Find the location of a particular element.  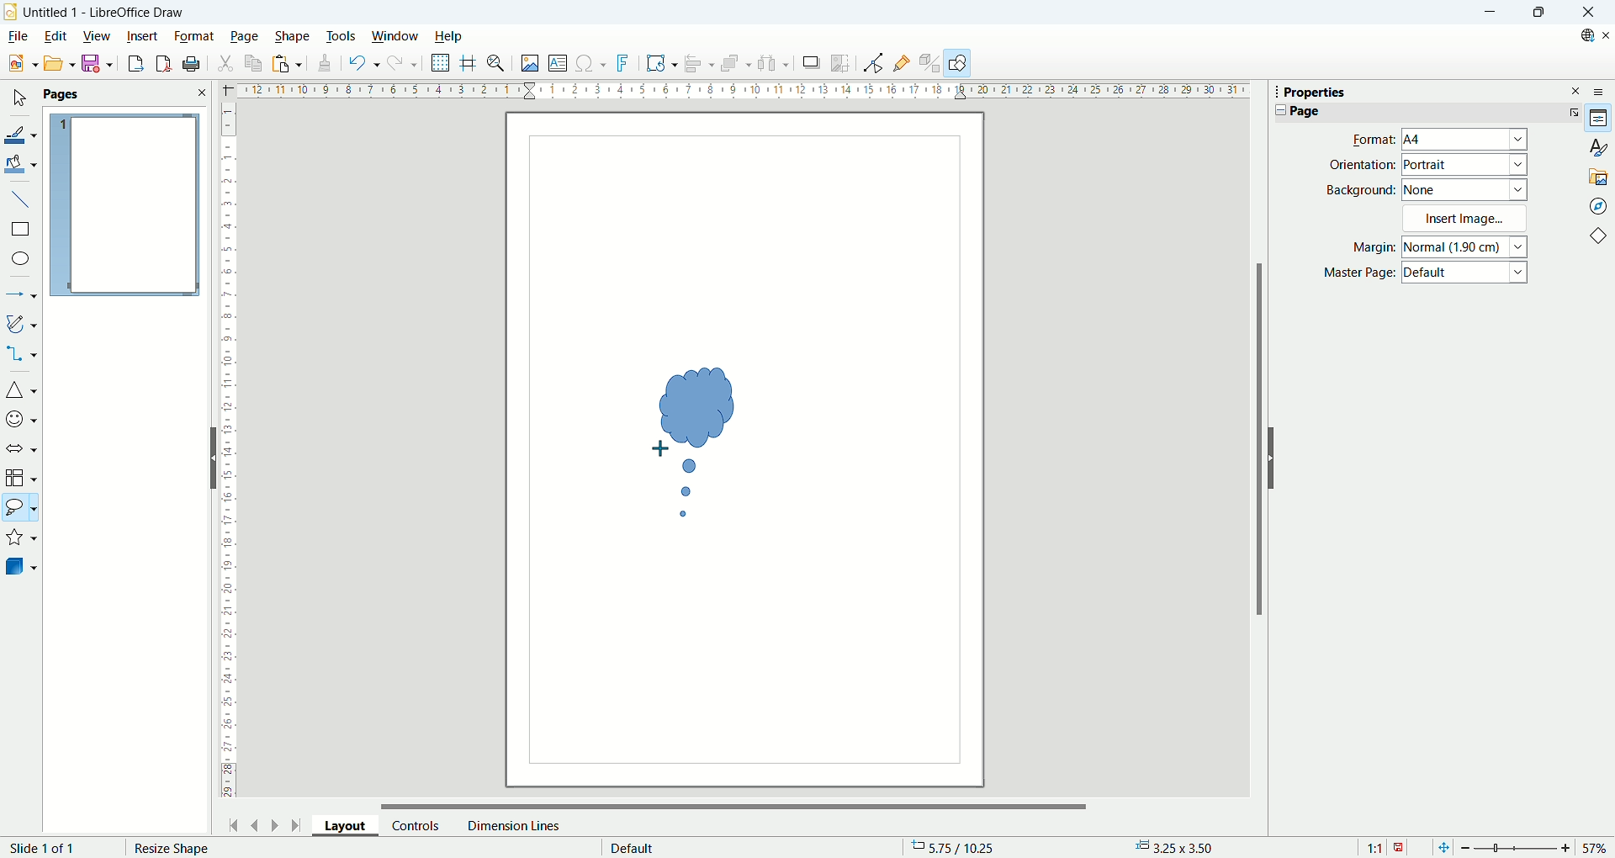

Hide is located at coordinates (210, 457).